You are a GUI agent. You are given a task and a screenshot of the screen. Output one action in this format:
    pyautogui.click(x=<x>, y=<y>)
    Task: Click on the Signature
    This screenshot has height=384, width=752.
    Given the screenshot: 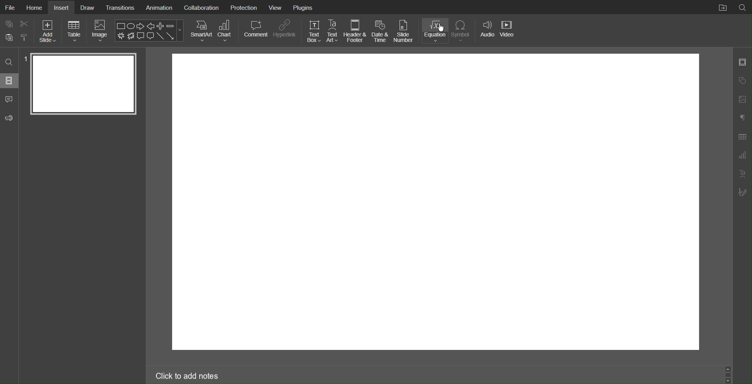 What is the action you would take?
    pyautogui.click(x=743, y=192)
    